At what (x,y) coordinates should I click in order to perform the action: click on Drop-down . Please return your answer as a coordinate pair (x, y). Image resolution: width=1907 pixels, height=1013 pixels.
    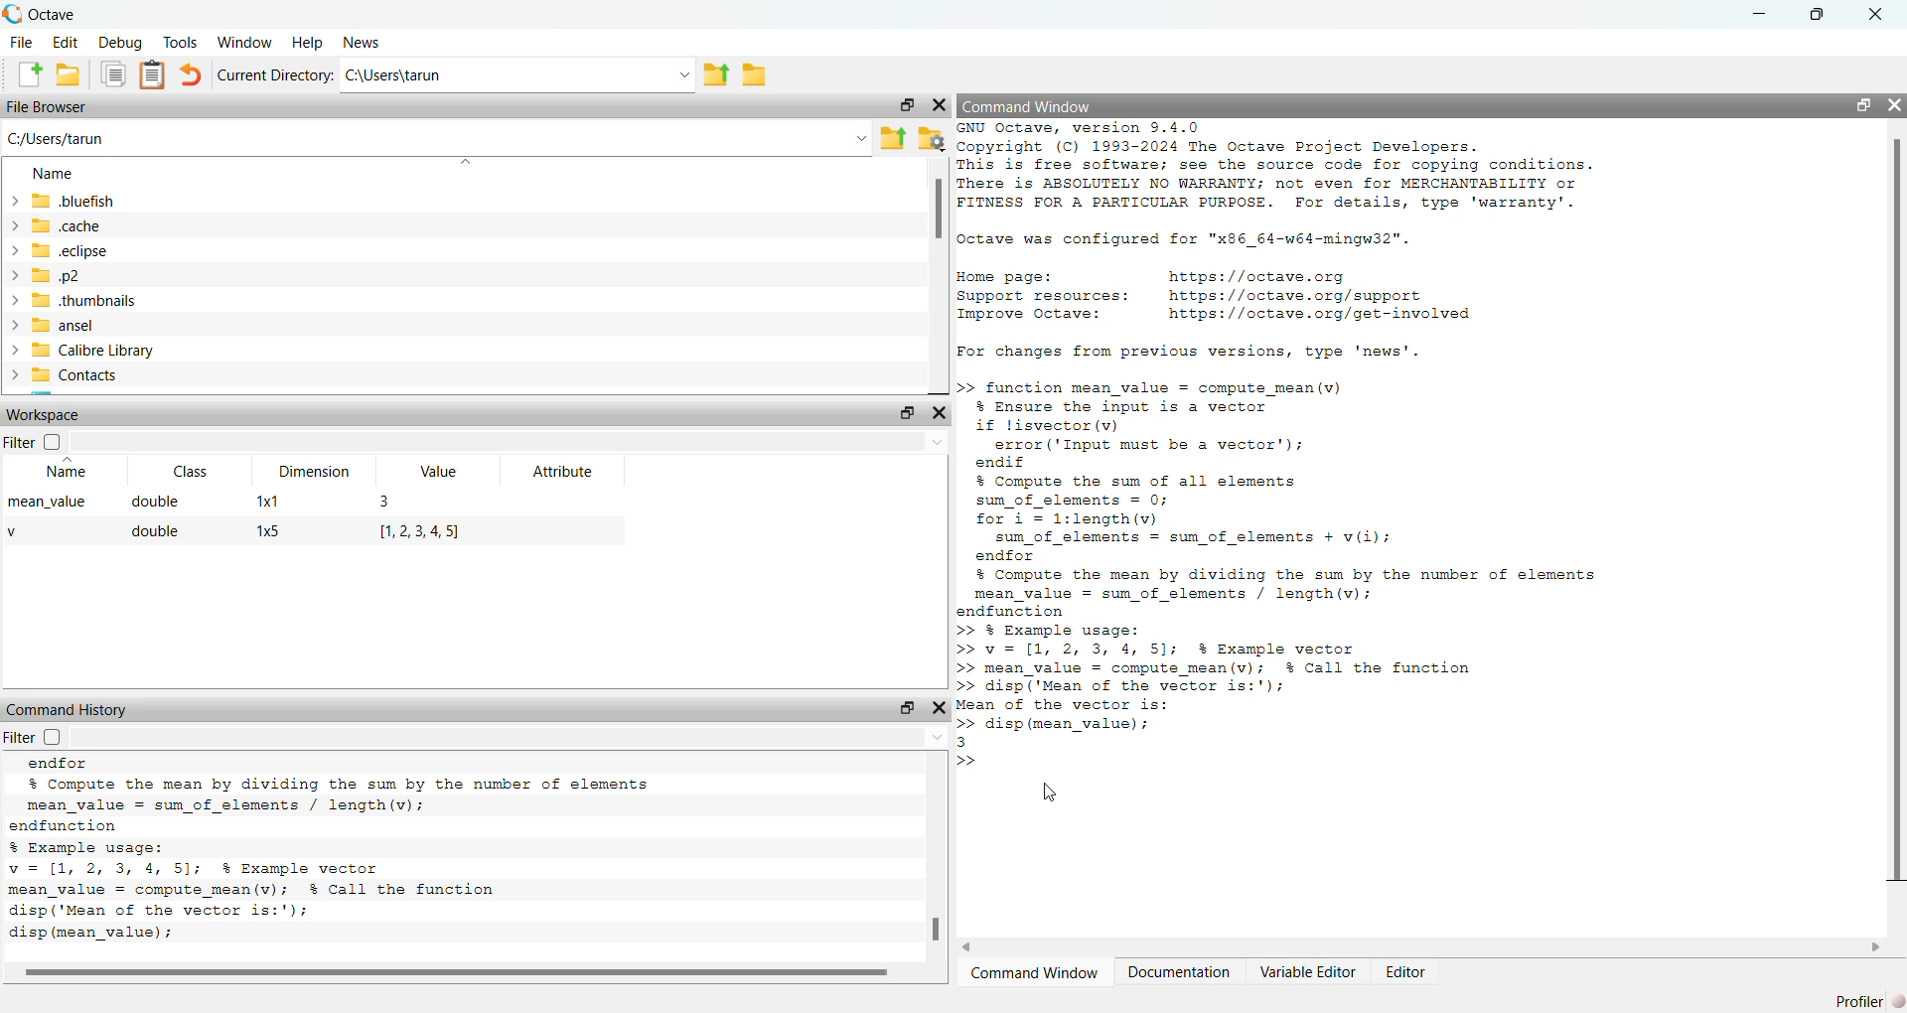
    Looking at the image, I should click on (940, 442).